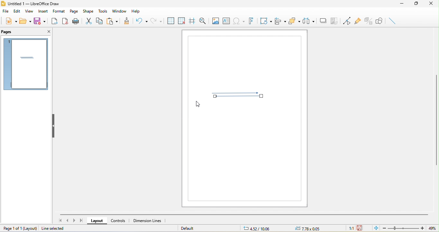  Describe the element at coordinates (9, 32) in the screenshot. I see `pages` at that location.